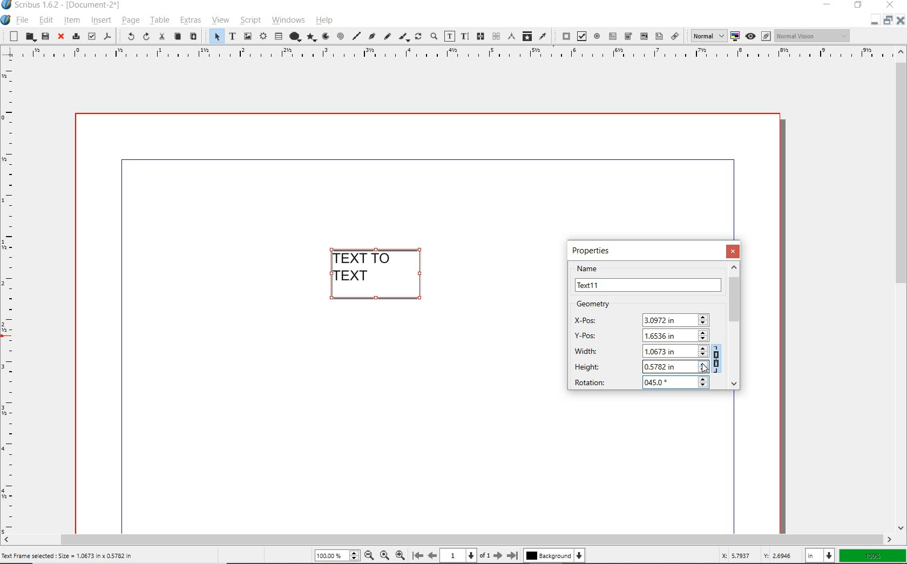 Image resolution: width=907 pixels, height=564 pixels. What do you see at coordinates (858, 6) in the screenshot?
I see `restore` at bounding box center [858, 6].